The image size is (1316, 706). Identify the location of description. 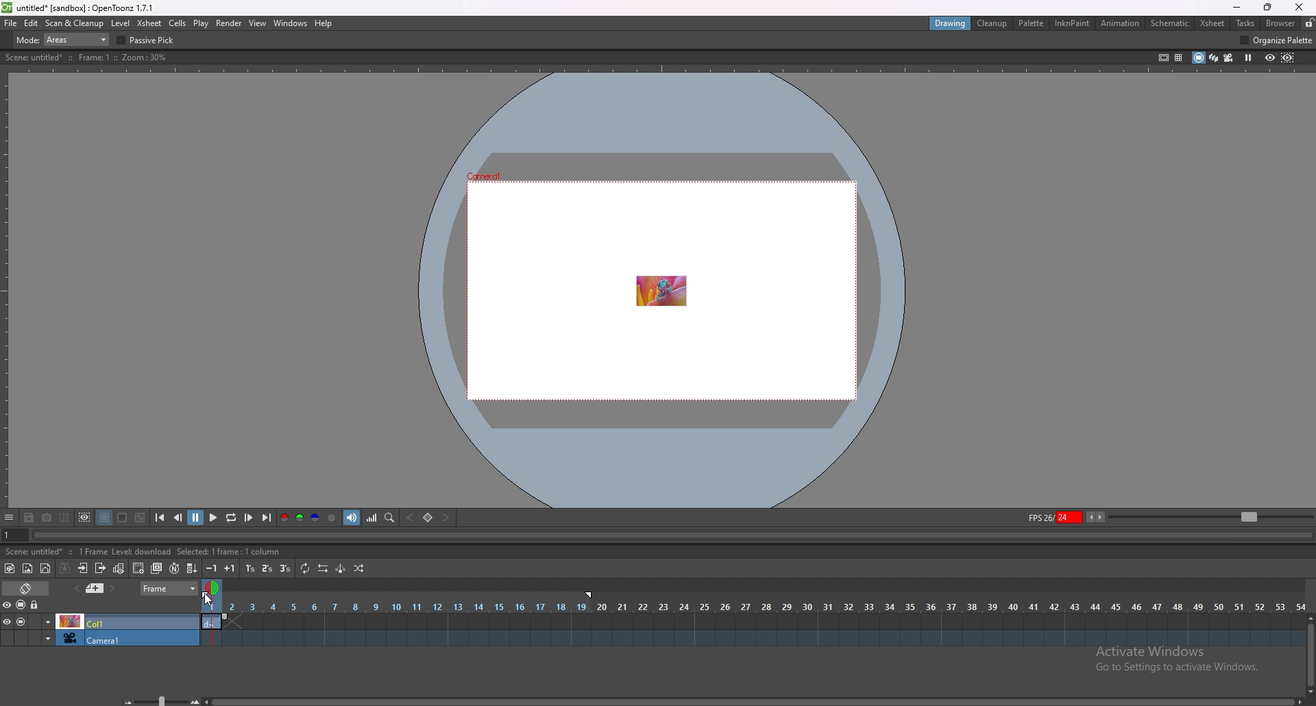
(88, 58).